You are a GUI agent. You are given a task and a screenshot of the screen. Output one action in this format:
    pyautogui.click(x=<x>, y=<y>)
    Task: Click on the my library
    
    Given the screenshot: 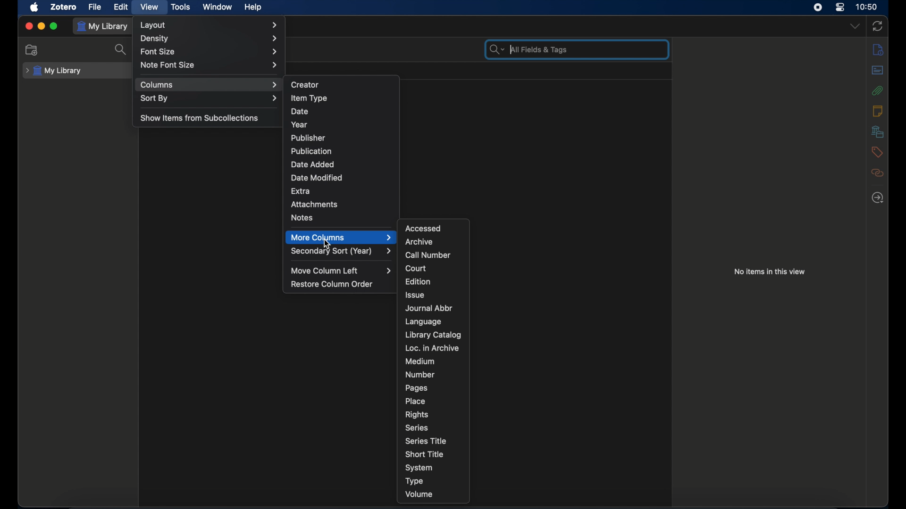 What is the action you would take?
    pyautogui.click(x=103, y=27)
    